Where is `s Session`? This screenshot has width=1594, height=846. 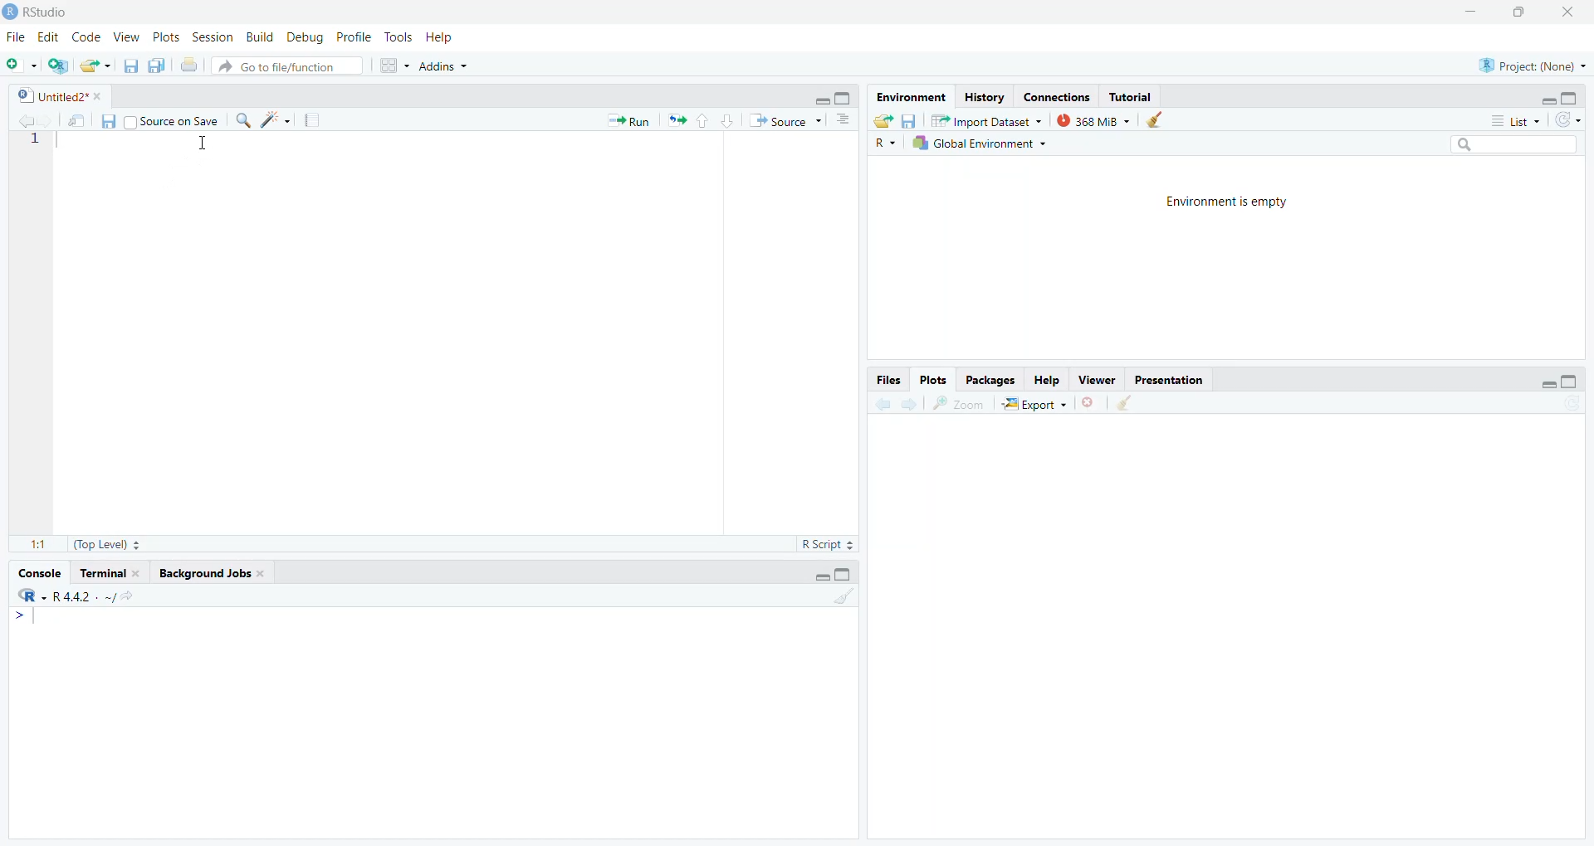
s Session is located at coordinates (209, 37).